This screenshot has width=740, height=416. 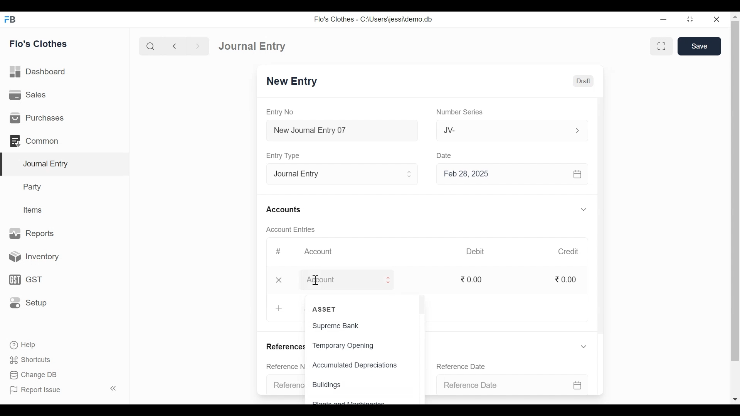 What do you see at coordinates (39, 44) in the screenshot?
I see `Flo's Clothes` at bounding box center [39, 44].